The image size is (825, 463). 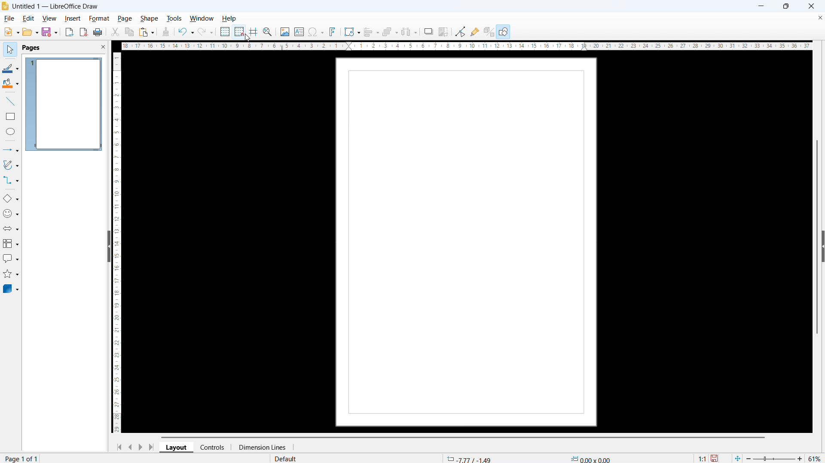 What do you see at coordinates (254, 31) in the screenshot?
I see `Helplines while moving ` at bounding box center [254, 31].